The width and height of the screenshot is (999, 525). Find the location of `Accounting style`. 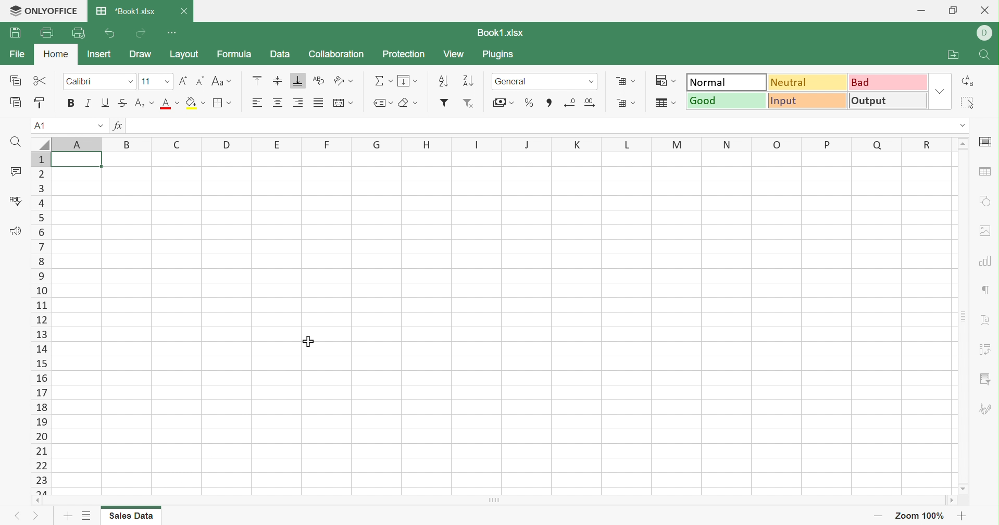

Accounting style is located at coordinates (502, 103).